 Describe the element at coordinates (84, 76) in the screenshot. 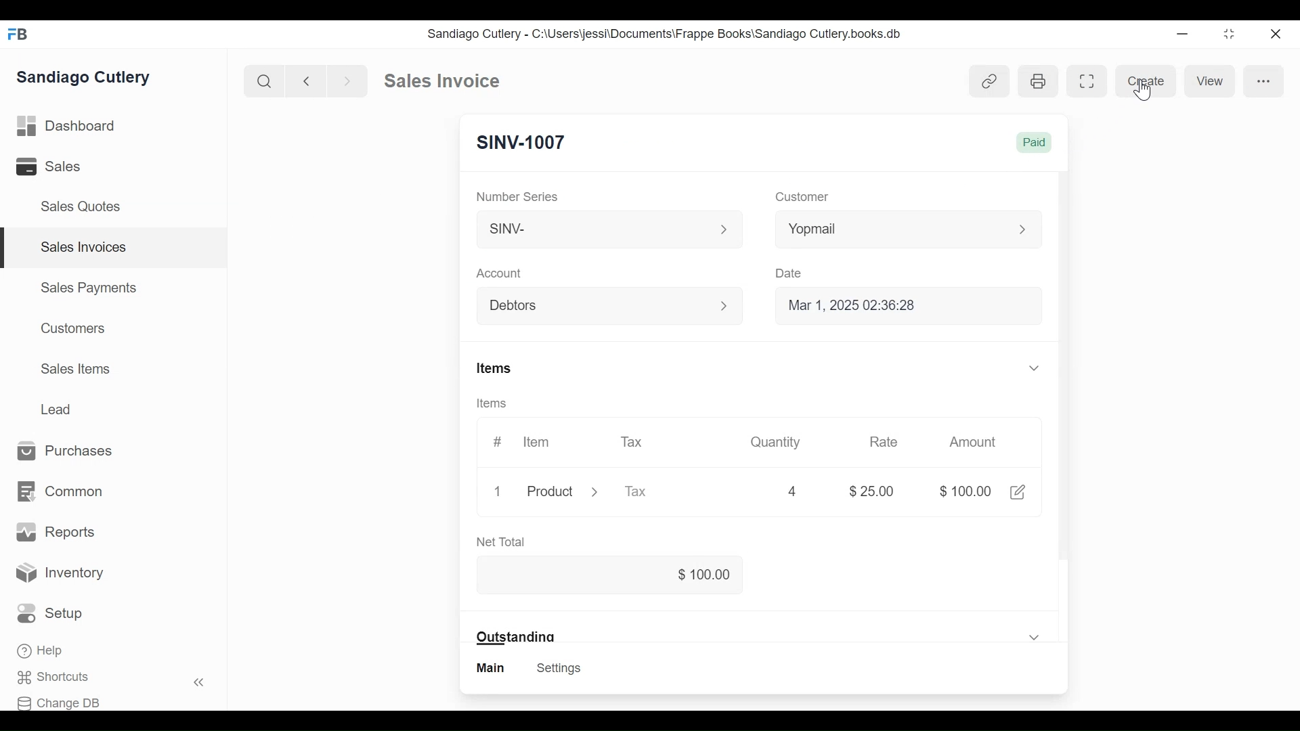

I see `Sandiago Cutlery` at that location.